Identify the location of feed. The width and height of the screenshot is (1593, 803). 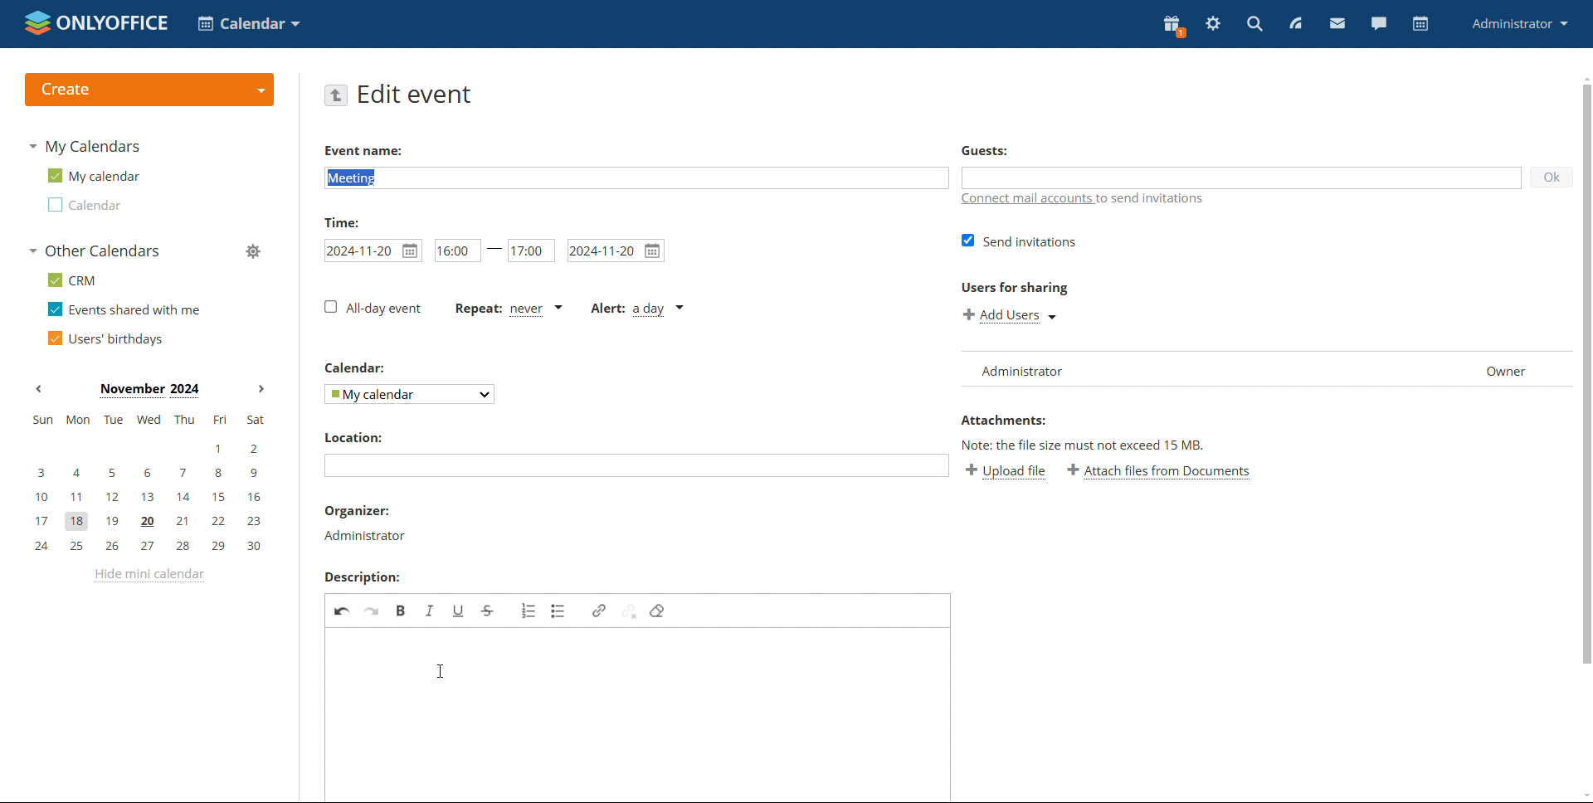
(1299, 22).